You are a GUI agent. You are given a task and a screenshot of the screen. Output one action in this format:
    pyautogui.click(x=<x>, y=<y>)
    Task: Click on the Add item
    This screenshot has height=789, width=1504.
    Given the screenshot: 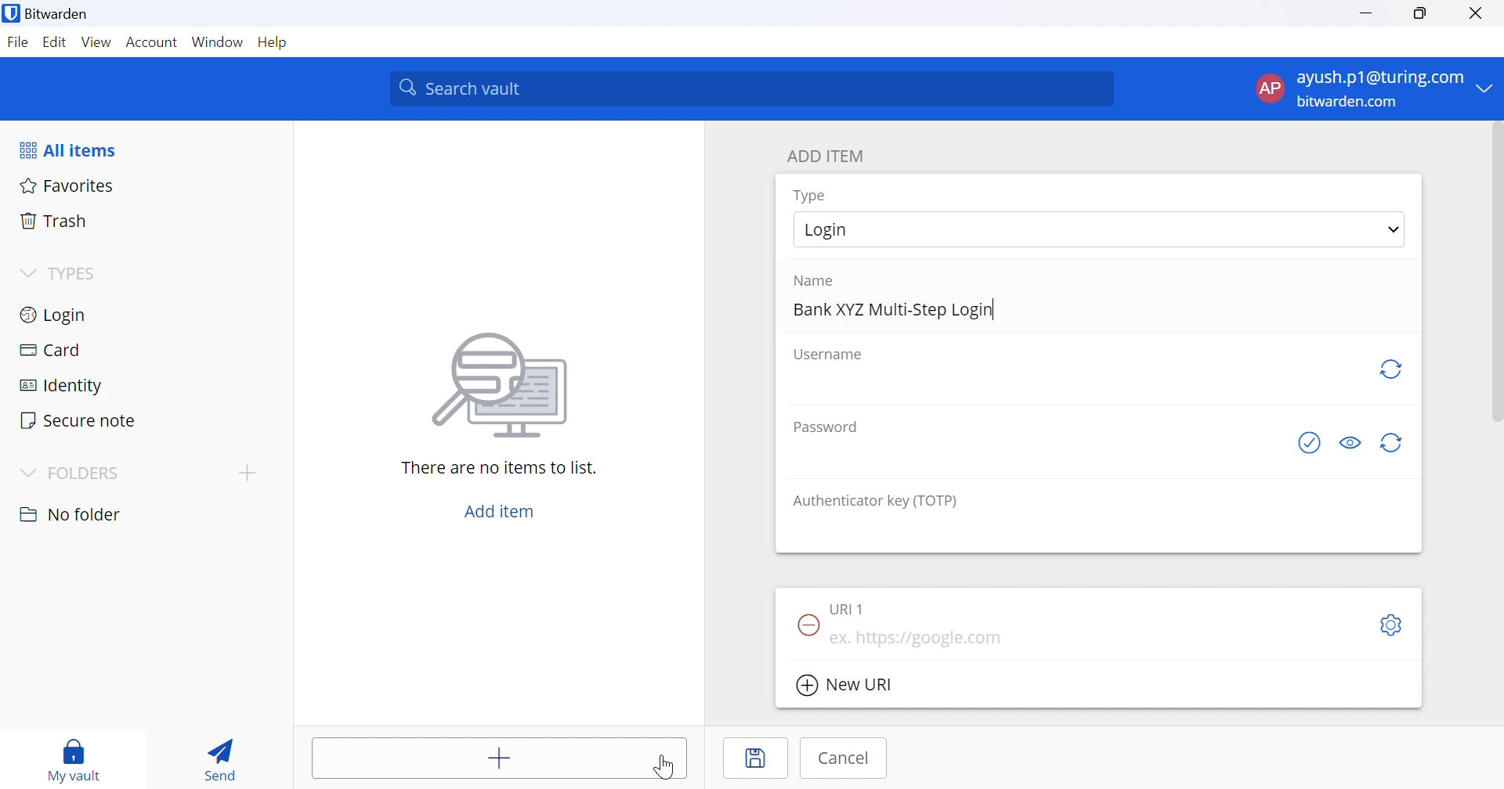 What is the action you would take?
    pyautogui.click(x=501, y=509)
    